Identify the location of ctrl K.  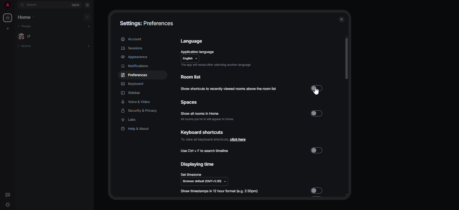
(76, 5).